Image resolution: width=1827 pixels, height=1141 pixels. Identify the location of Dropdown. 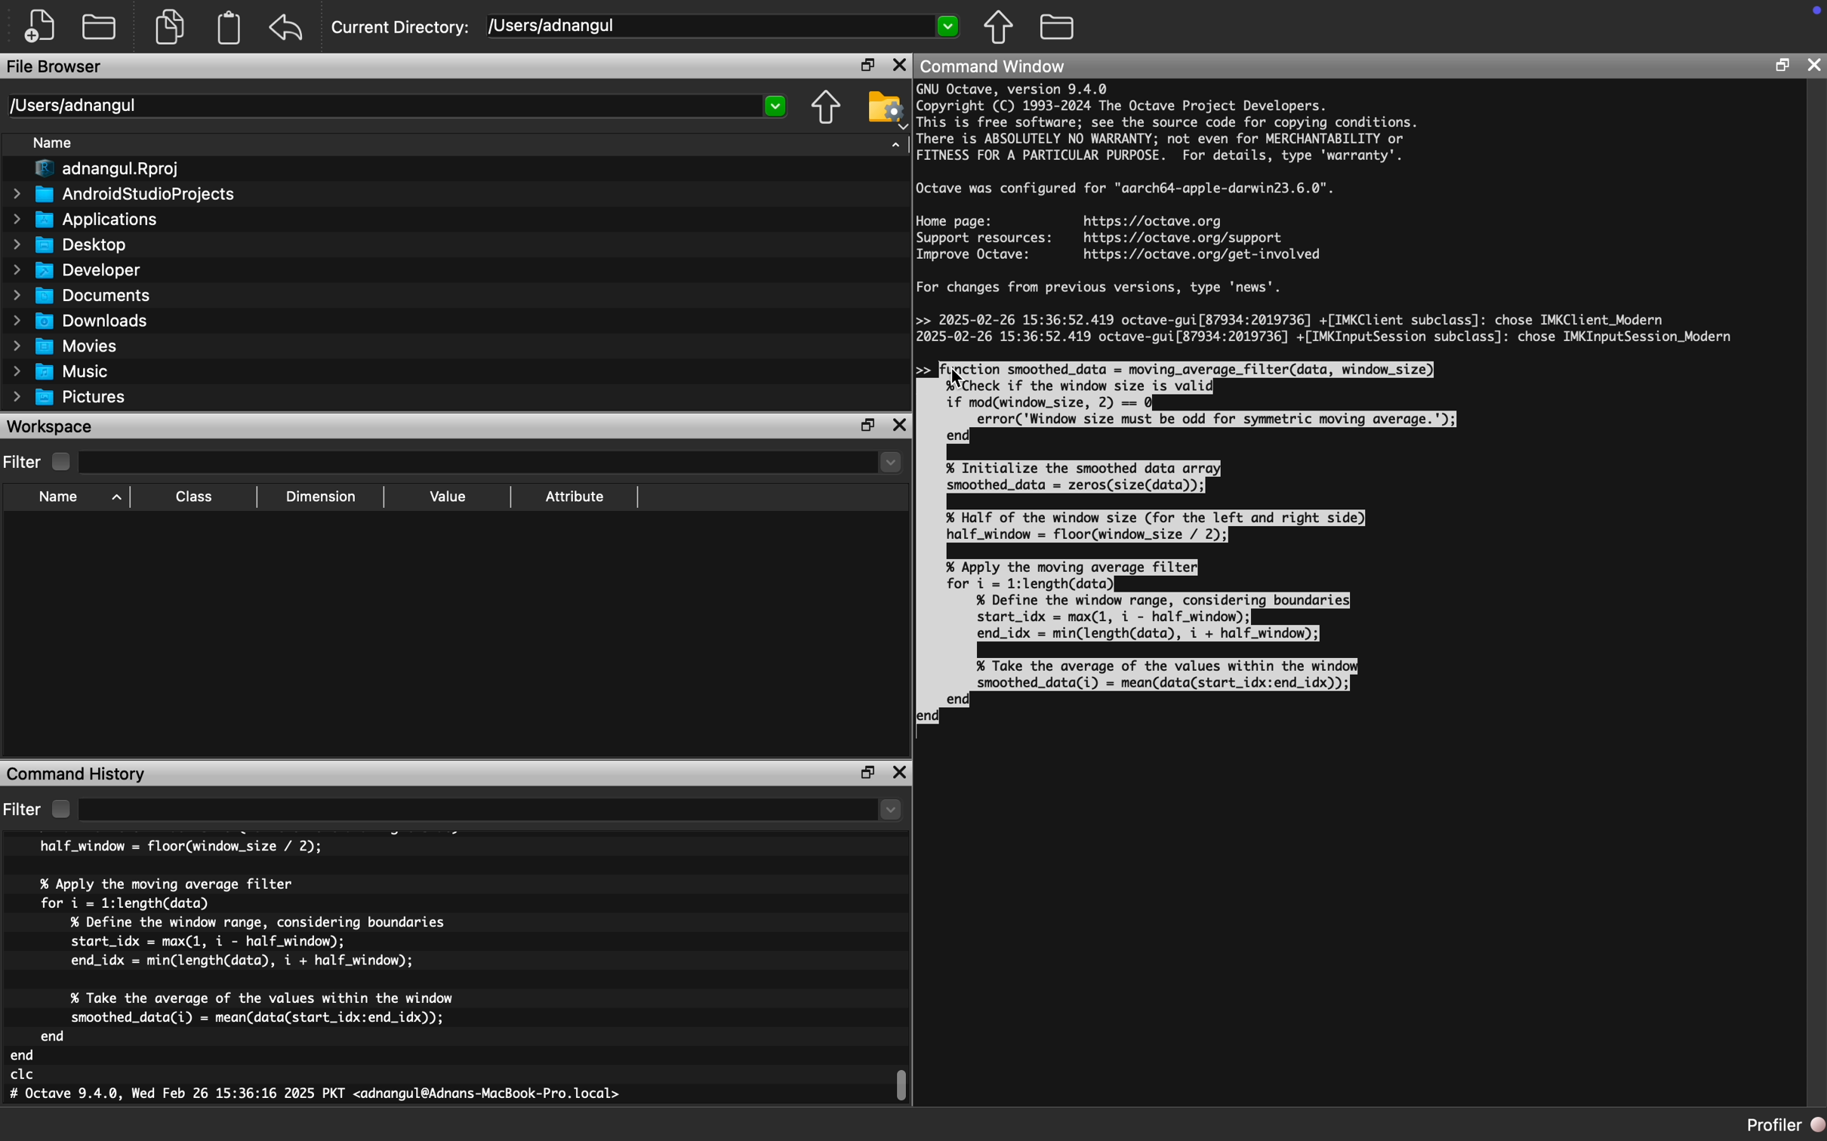
(493, 464).